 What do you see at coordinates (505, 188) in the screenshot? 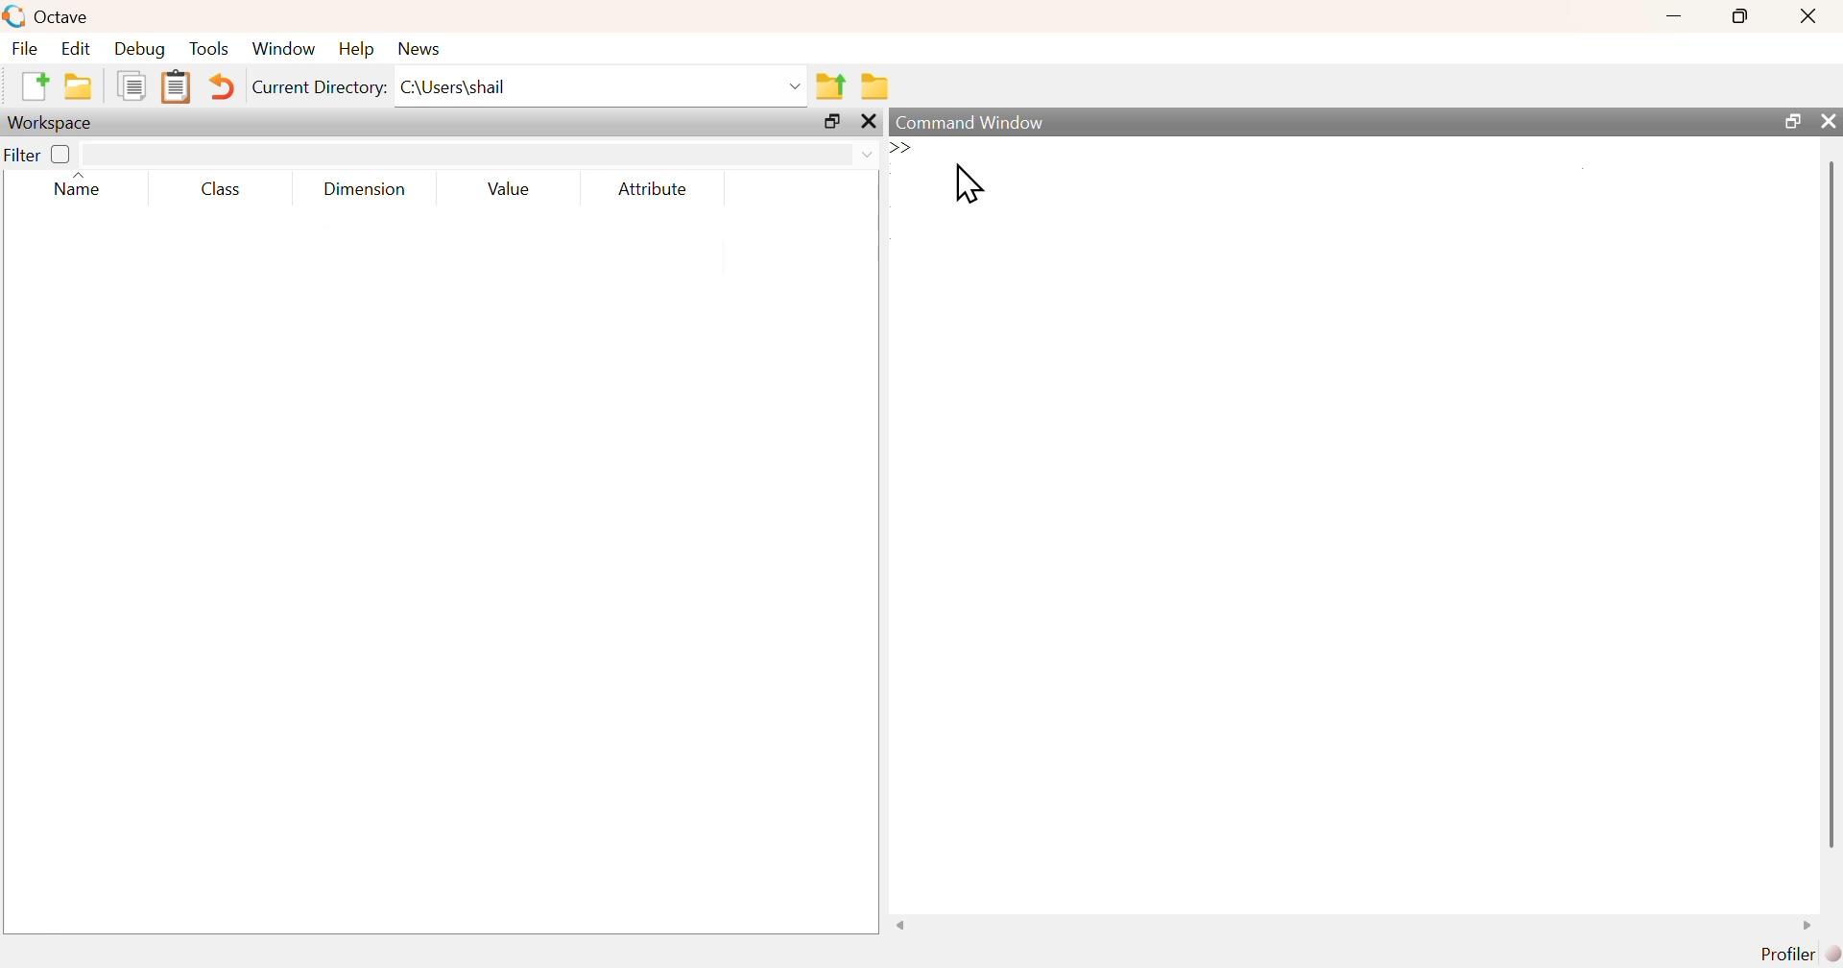
I see `Value` at bounding box center [505, 188].